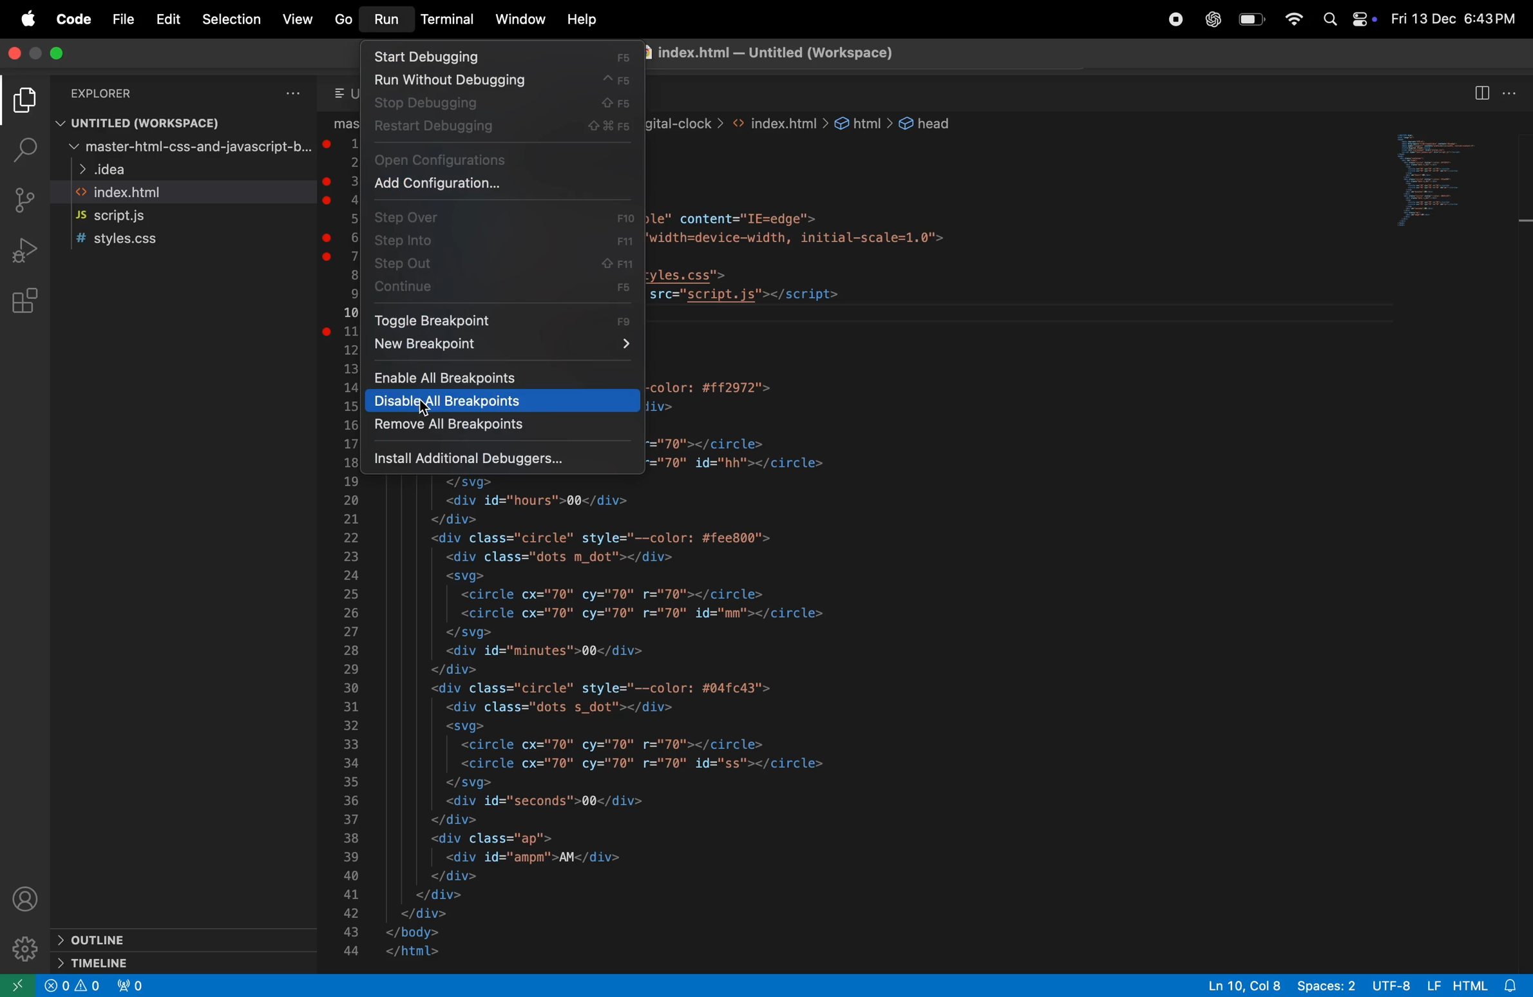 This screenshot has width=1533, height=997. Describe the element at coordinates (496, 459) in the screenshot. I see `install additional debuggers` at that location.